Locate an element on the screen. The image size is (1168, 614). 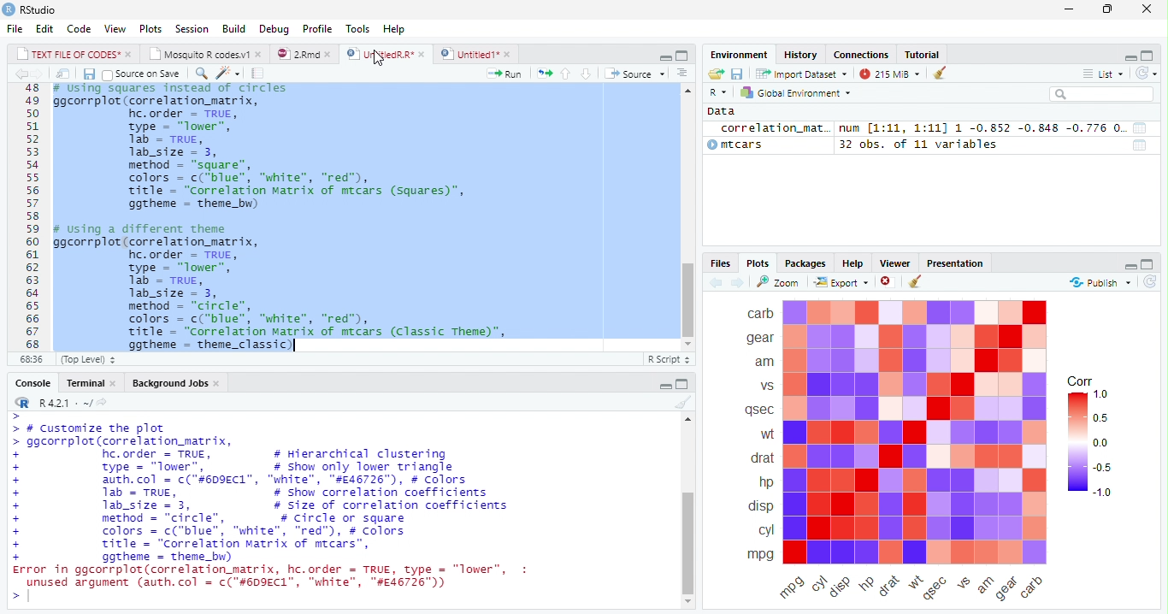
File is located at coordinates (13, 30).